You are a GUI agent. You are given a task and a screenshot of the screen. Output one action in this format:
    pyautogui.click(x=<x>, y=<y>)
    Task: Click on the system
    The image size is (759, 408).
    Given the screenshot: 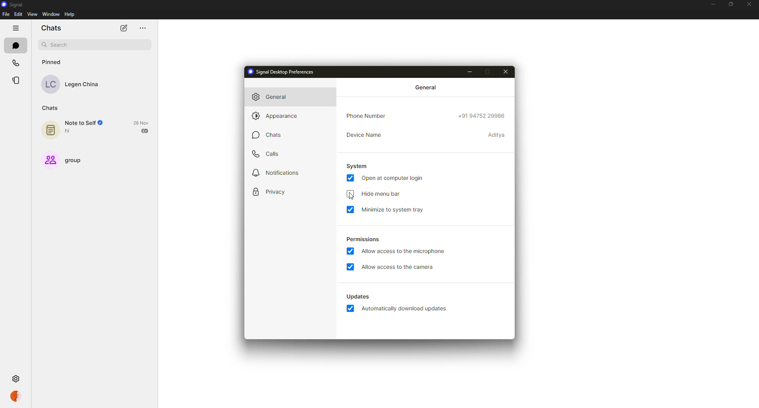 What is the action you would take?
    pyautogui.click(x=357, y=166)
    